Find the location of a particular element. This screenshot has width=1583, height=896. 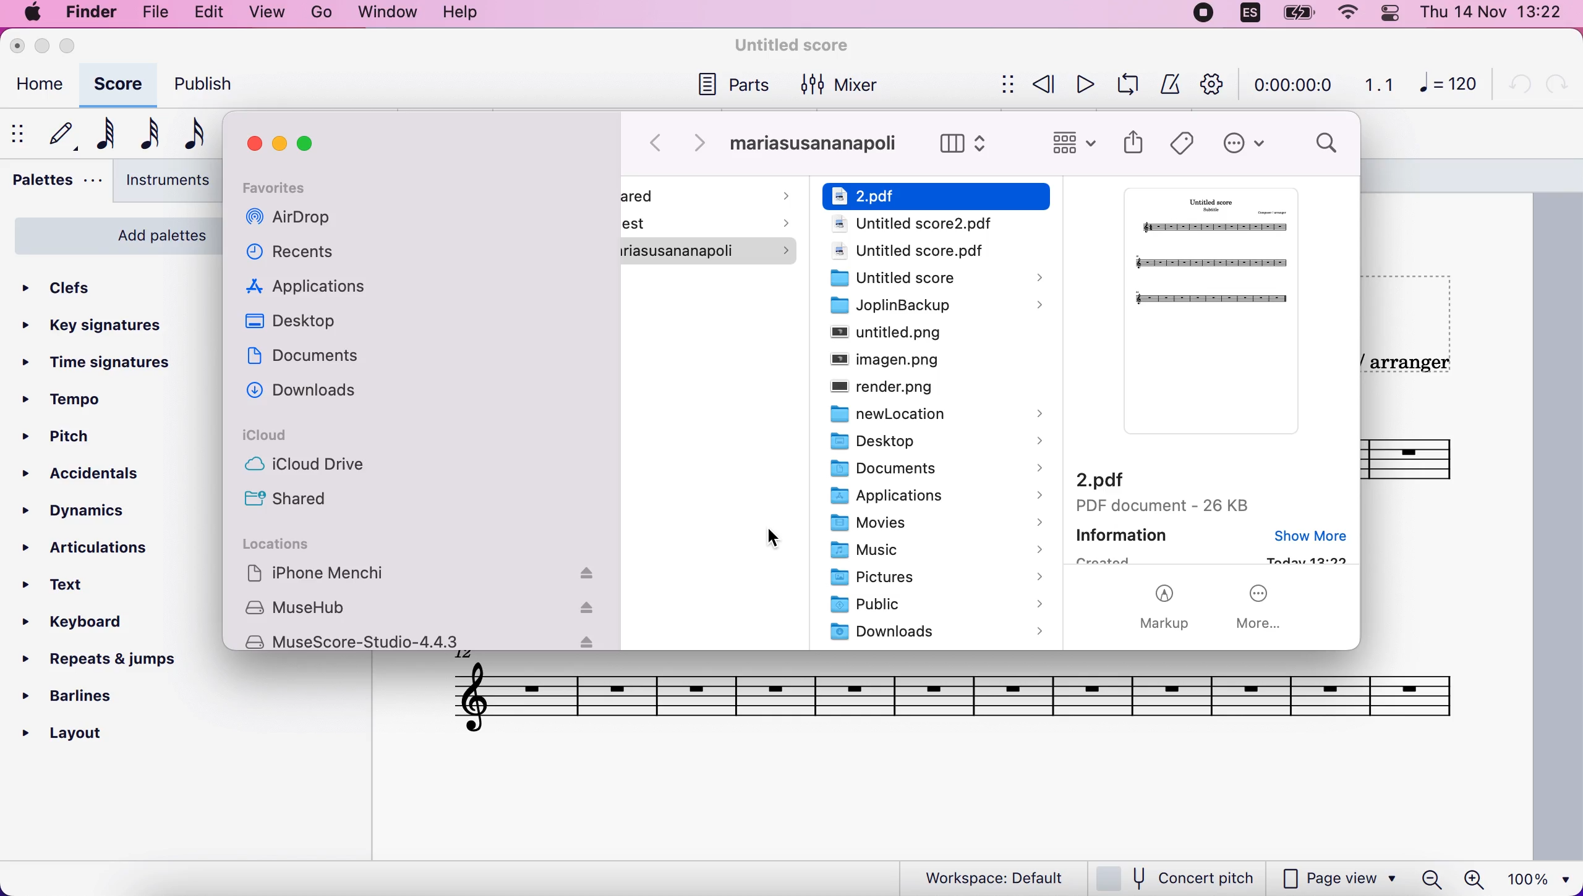

palettes is located at coordinates (53, 184).